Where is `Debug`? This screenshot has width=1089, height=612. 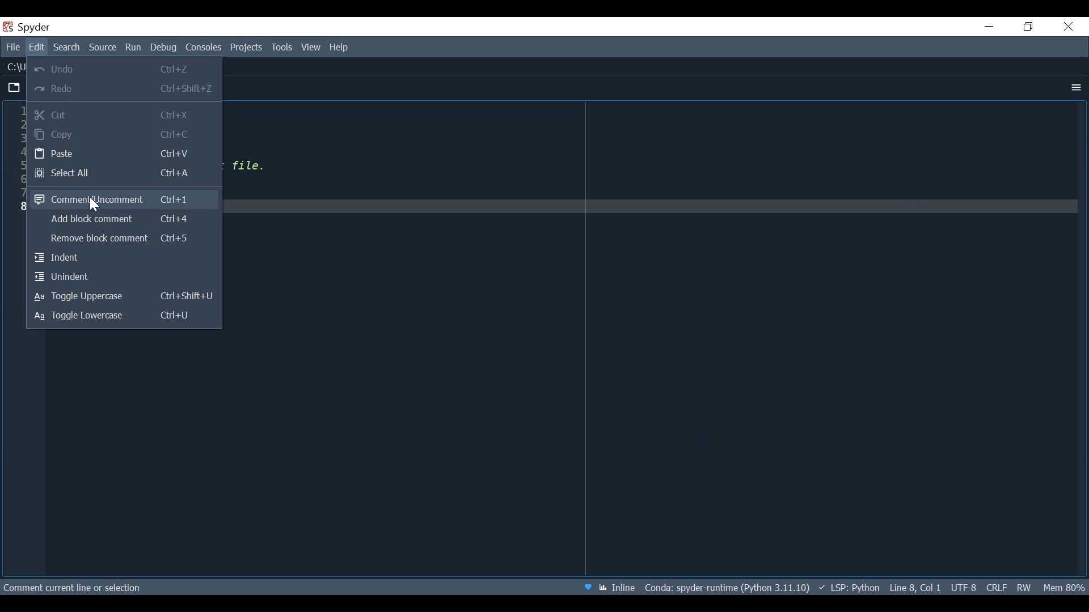 Debug is located at coordinates (164, 49).